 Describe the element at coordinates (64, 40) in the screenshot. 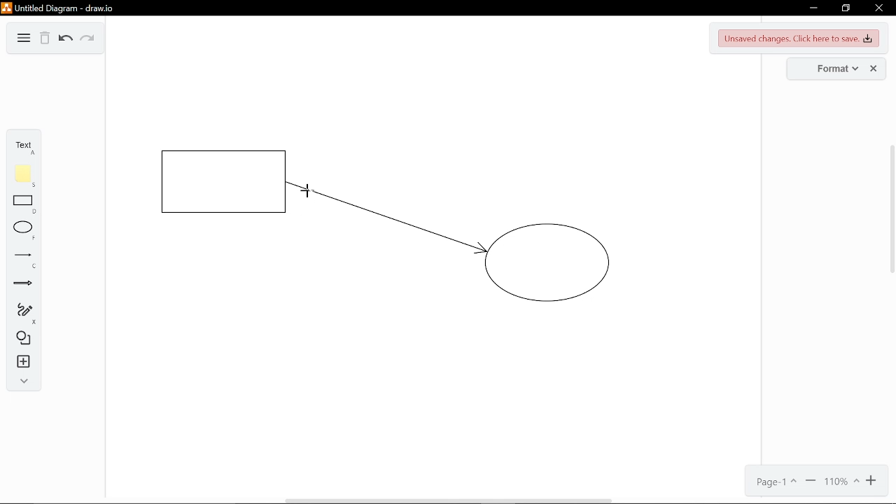

I see `Undo` at that location.